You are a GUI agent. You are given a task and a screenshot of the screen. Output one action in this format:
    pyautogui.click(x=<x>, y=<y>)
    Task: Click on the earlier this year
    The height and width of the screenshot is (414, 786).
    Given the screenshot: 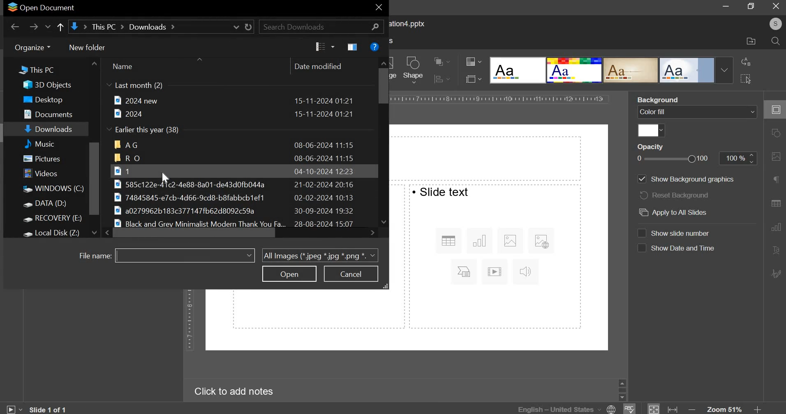 What is the action you would take?
    pyautogui.click(x=145, y=130)
    